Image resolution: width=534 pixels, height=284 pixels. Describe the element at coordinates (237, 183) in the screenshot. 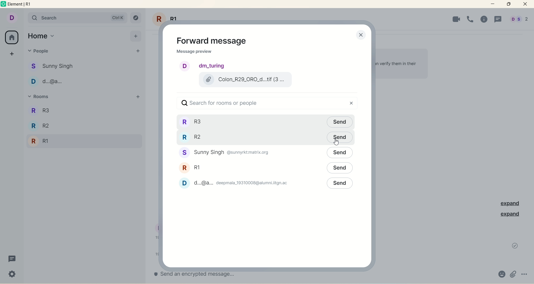

I see `people` at that location.